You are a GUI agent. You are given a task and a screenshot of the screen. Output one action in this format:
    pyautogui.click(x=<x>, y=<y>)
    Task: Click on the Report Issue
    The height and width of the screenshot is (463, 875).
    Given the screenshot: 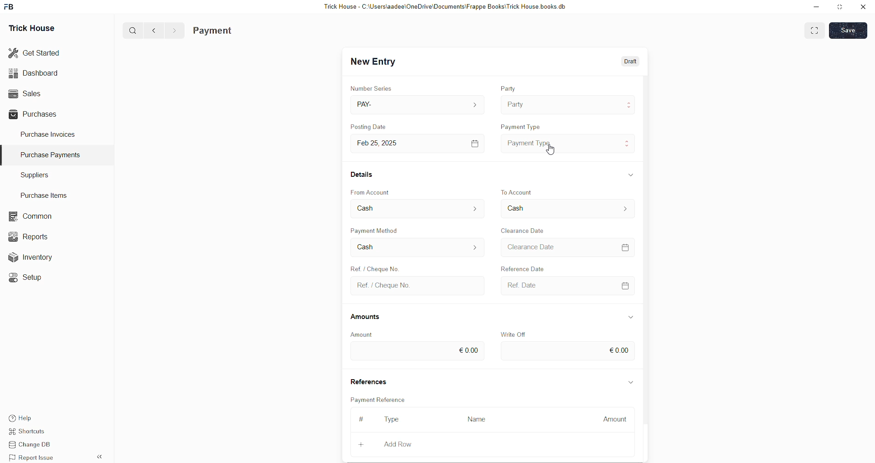 What is the action you would take?
    pyautogui.click(x=34, y=458)
    